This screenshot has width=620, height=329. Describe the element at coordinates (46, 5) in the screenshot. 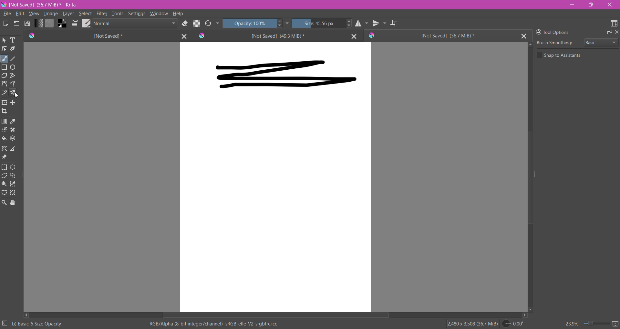

I see `File Name, Size` at that location.